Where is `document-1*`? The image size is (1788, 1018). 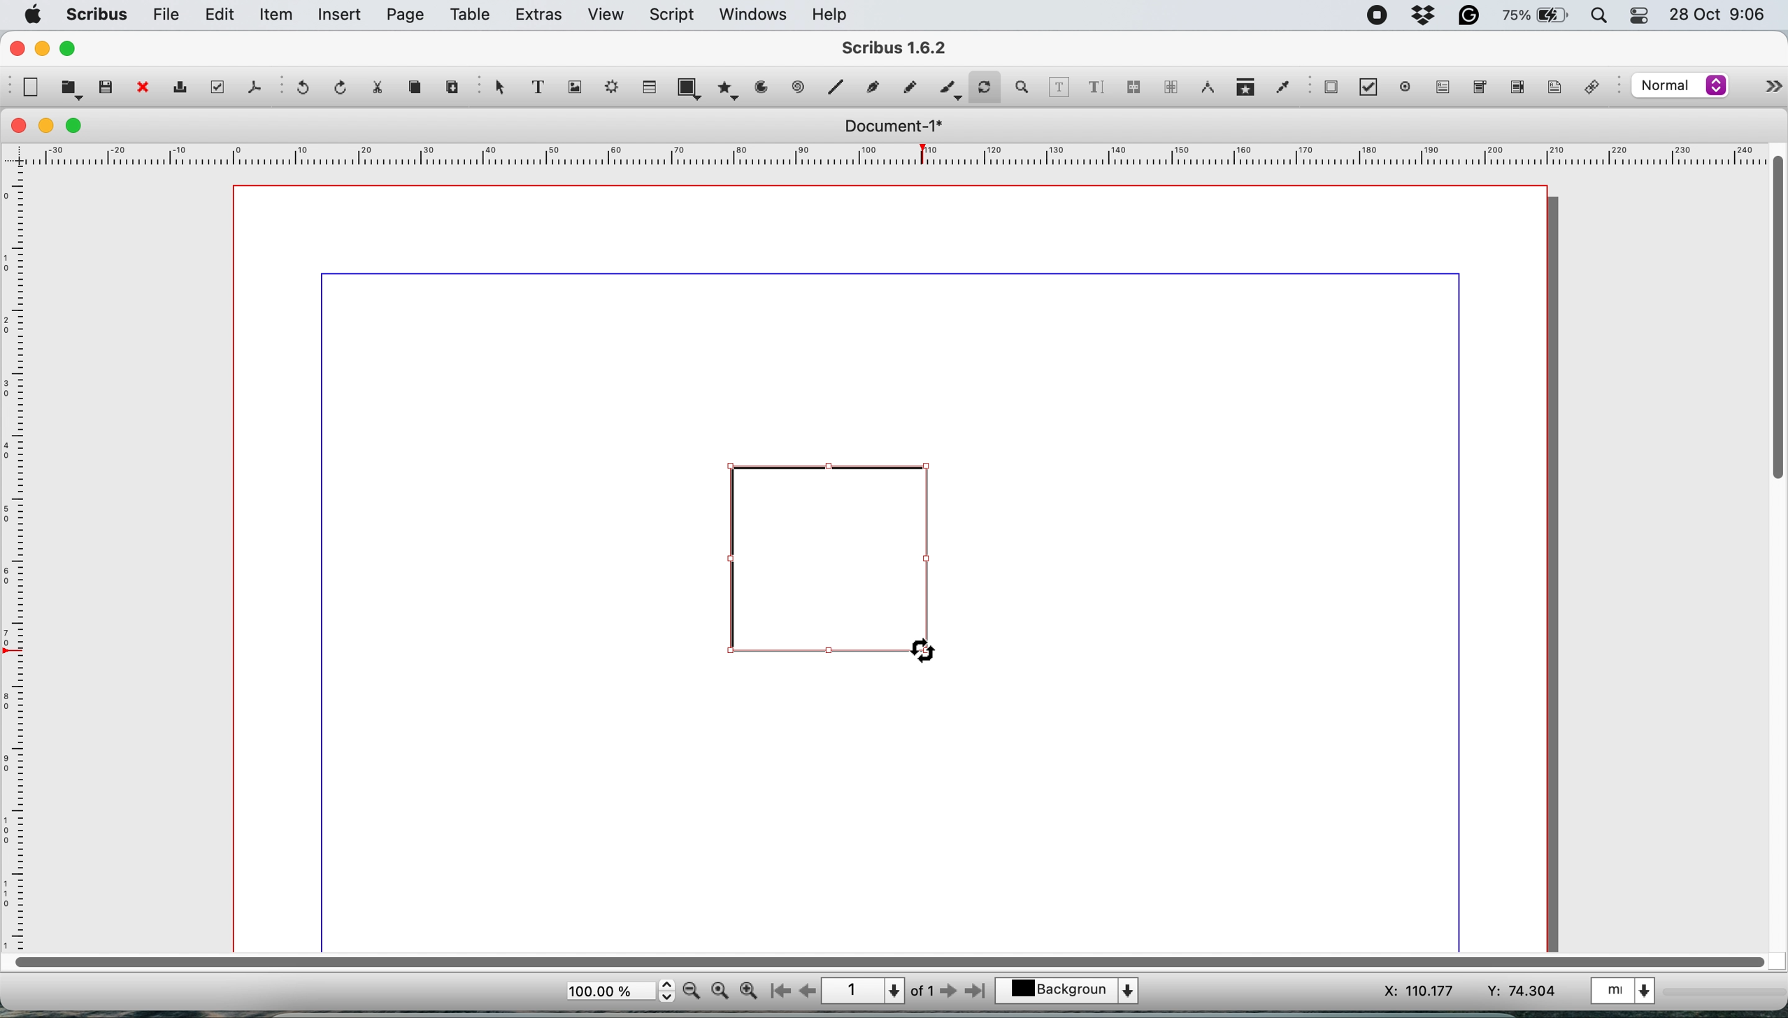
document-1* is located at coordinates (889, 127).